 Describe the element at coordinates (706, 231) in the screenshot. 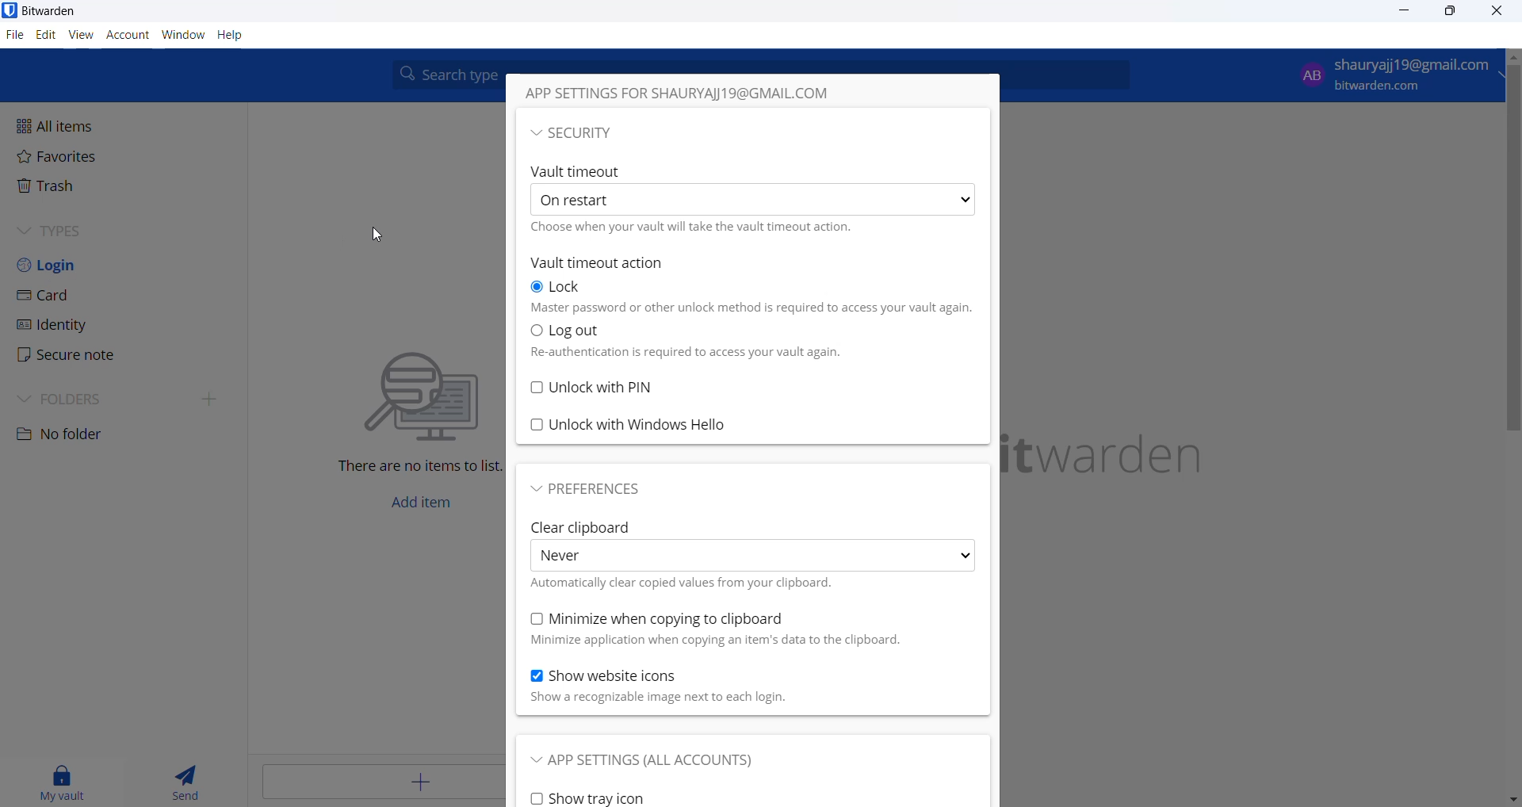

I see `Choose what your vault will take the vault timeout action` at that location.